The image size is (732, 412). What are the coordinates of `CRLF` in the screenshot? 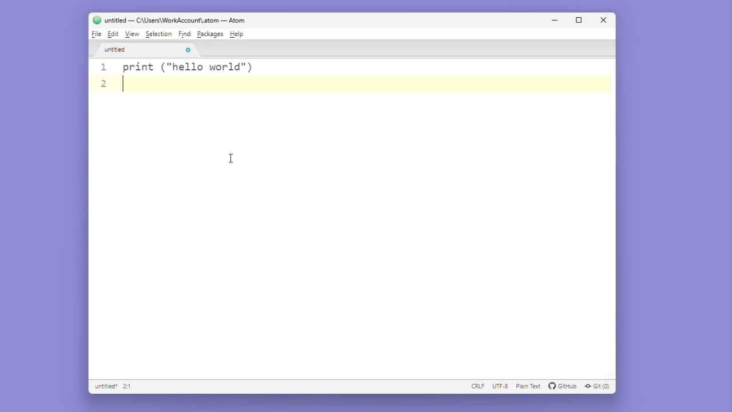 It's located at (479, 387).